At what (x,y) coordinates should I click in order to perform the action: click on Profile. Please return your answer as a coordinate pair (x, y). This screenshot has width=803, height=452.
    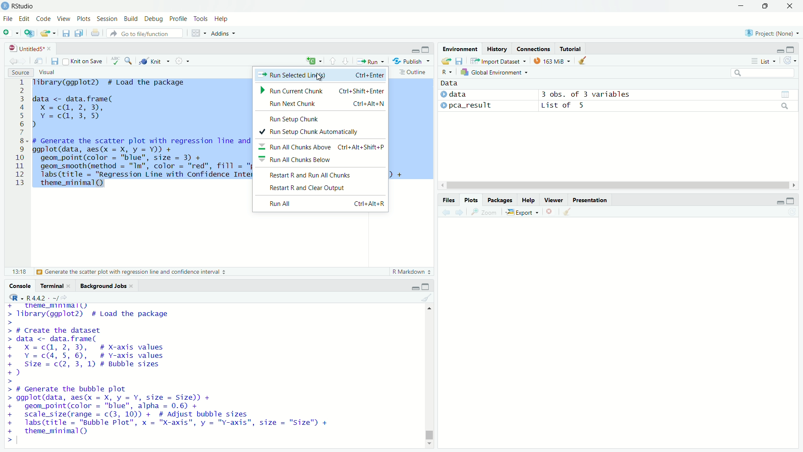
    Looking at the image, I should click on (179, 18).